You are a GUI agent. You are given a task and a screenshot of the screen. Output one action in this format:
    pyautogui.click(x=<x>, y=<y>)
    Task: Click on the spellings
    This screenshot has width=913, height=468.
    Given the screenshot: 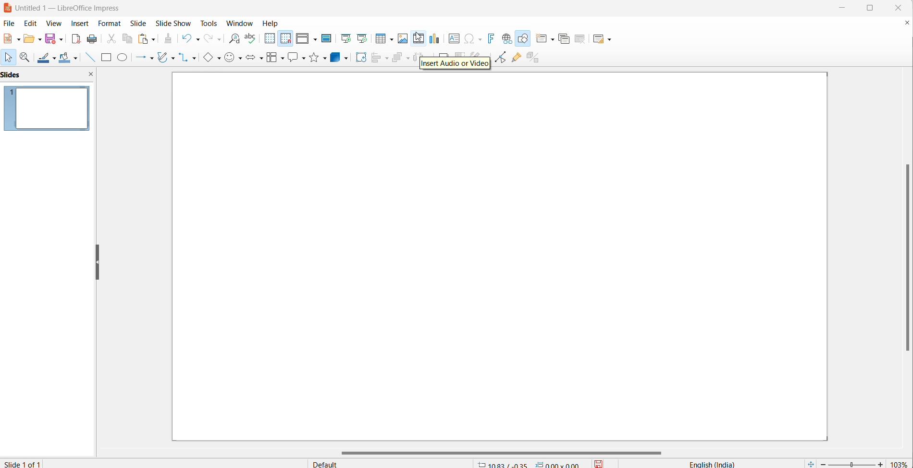 What is the action you would take?
    pyautogui.click(x=251, y=38)
    